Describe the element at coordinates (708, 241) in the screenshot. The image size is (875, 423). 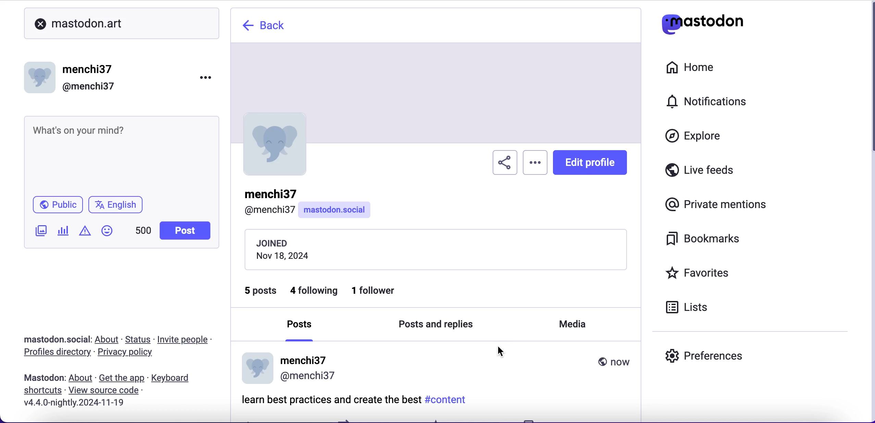
I see `bookmarks` at that location.